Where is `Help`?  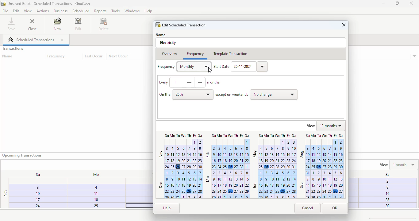
Help is located at coordinates (149, 11).